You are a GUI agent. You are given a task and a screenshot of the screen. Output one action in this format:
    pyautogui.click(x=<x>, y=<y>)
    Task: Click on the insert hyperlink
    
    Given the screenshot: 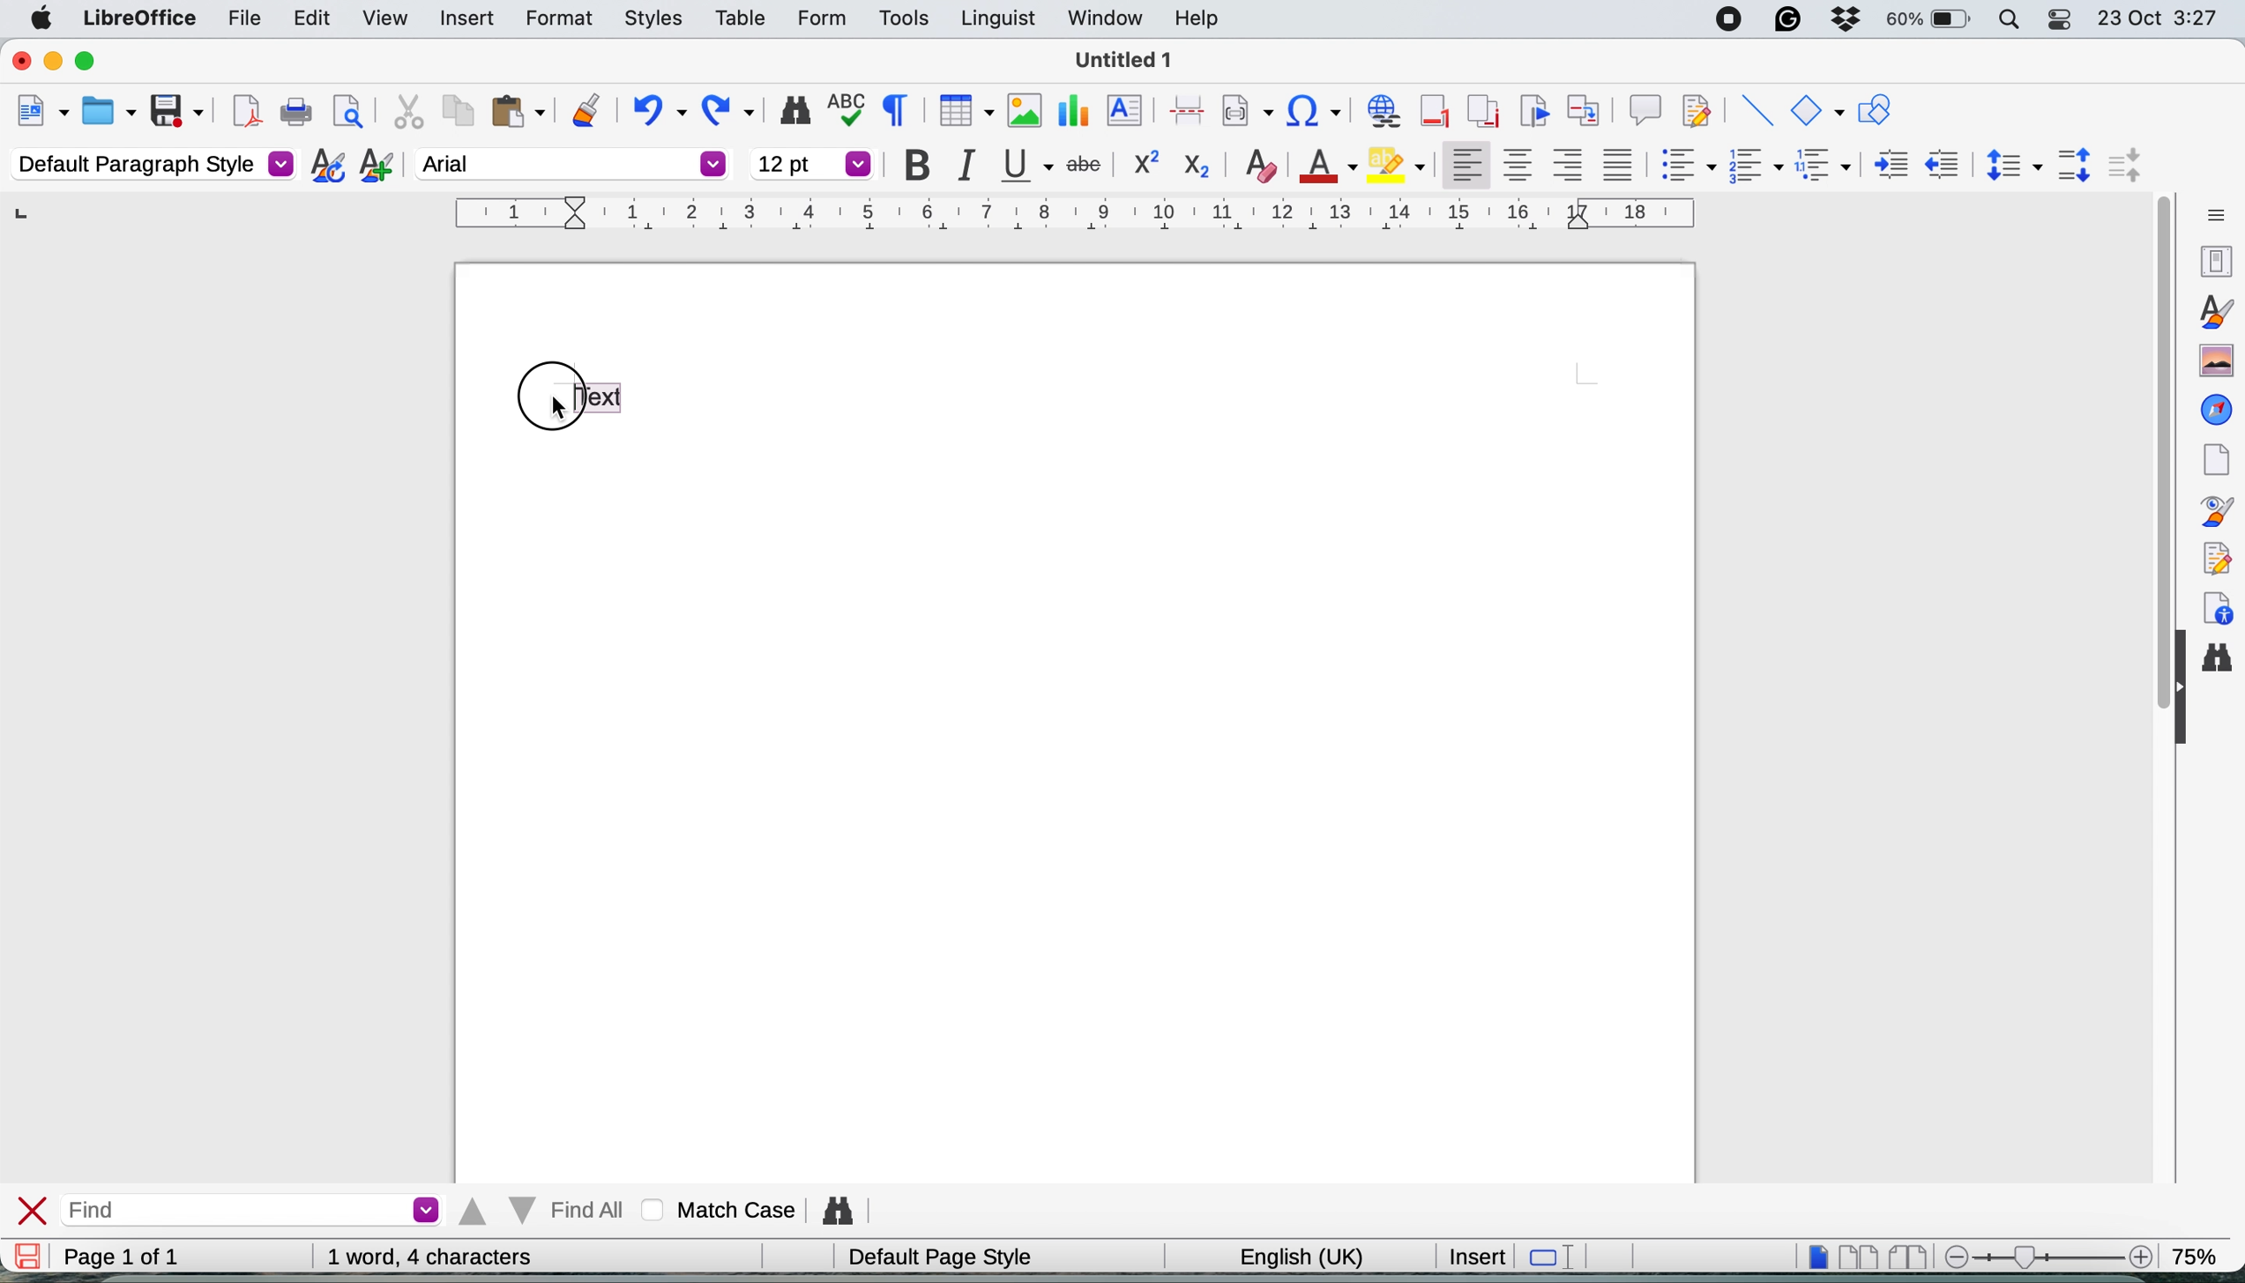 What is the action you would take?
    pyautogui.click(x=1316, y=111)
    